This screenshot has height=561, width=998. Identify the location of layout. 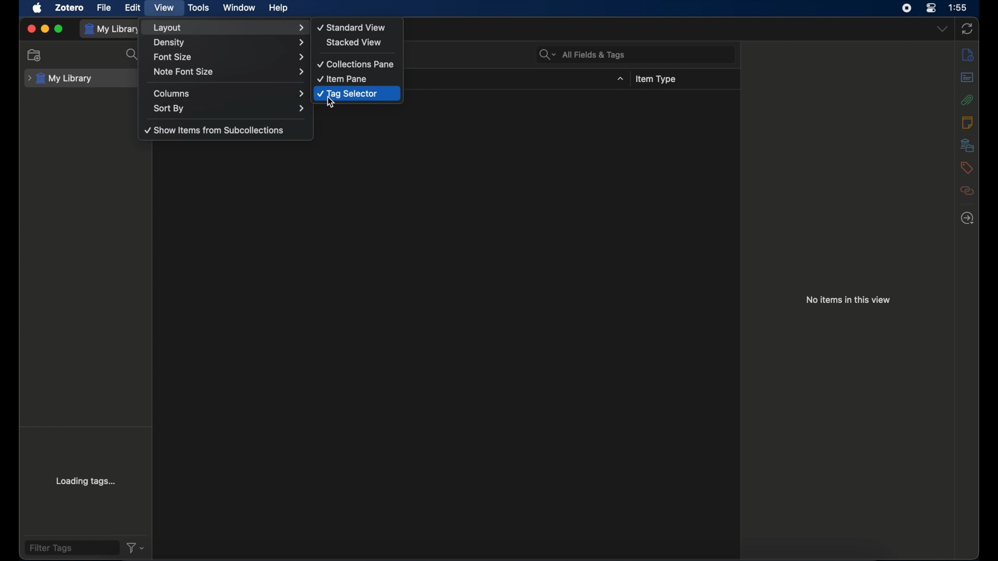
(229, 28).